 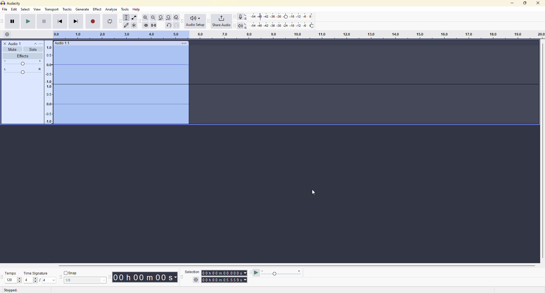 What do you see at coordinates (67, 10) in the screenshot?
I see `tracks` at bounding box center [67, 10].